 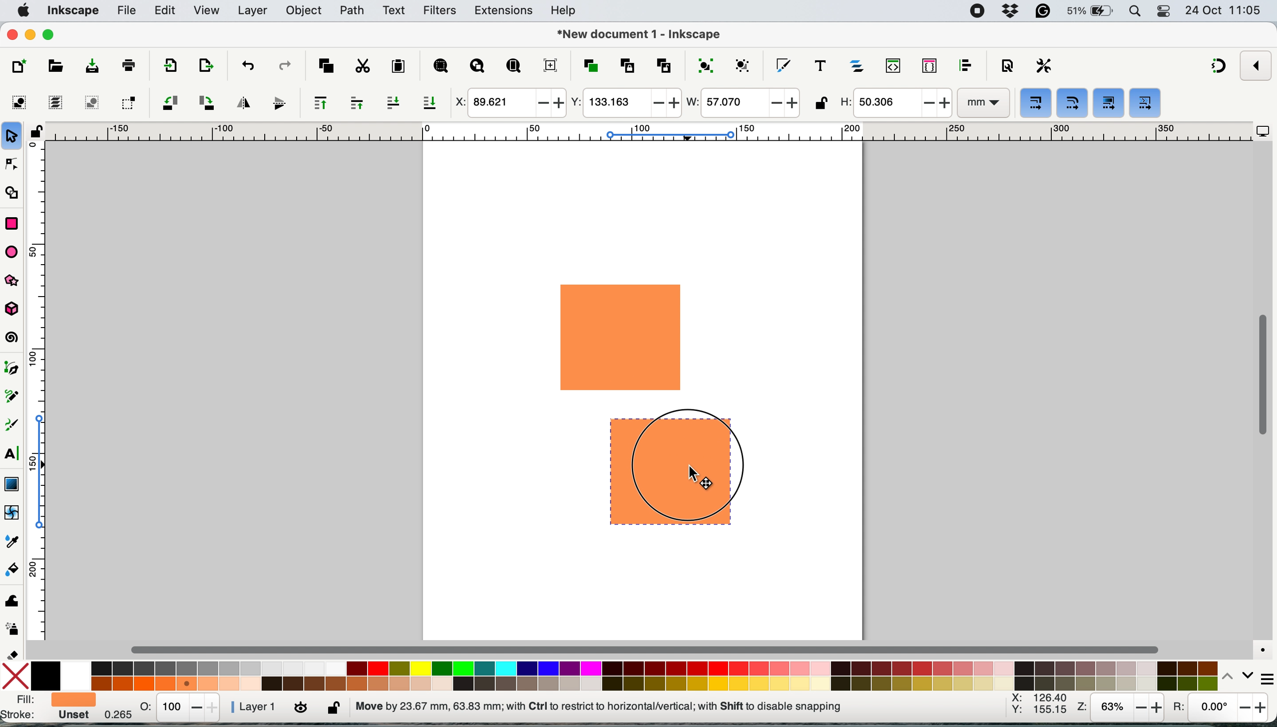 I want to click on text tool, so click(x=12, y=454).